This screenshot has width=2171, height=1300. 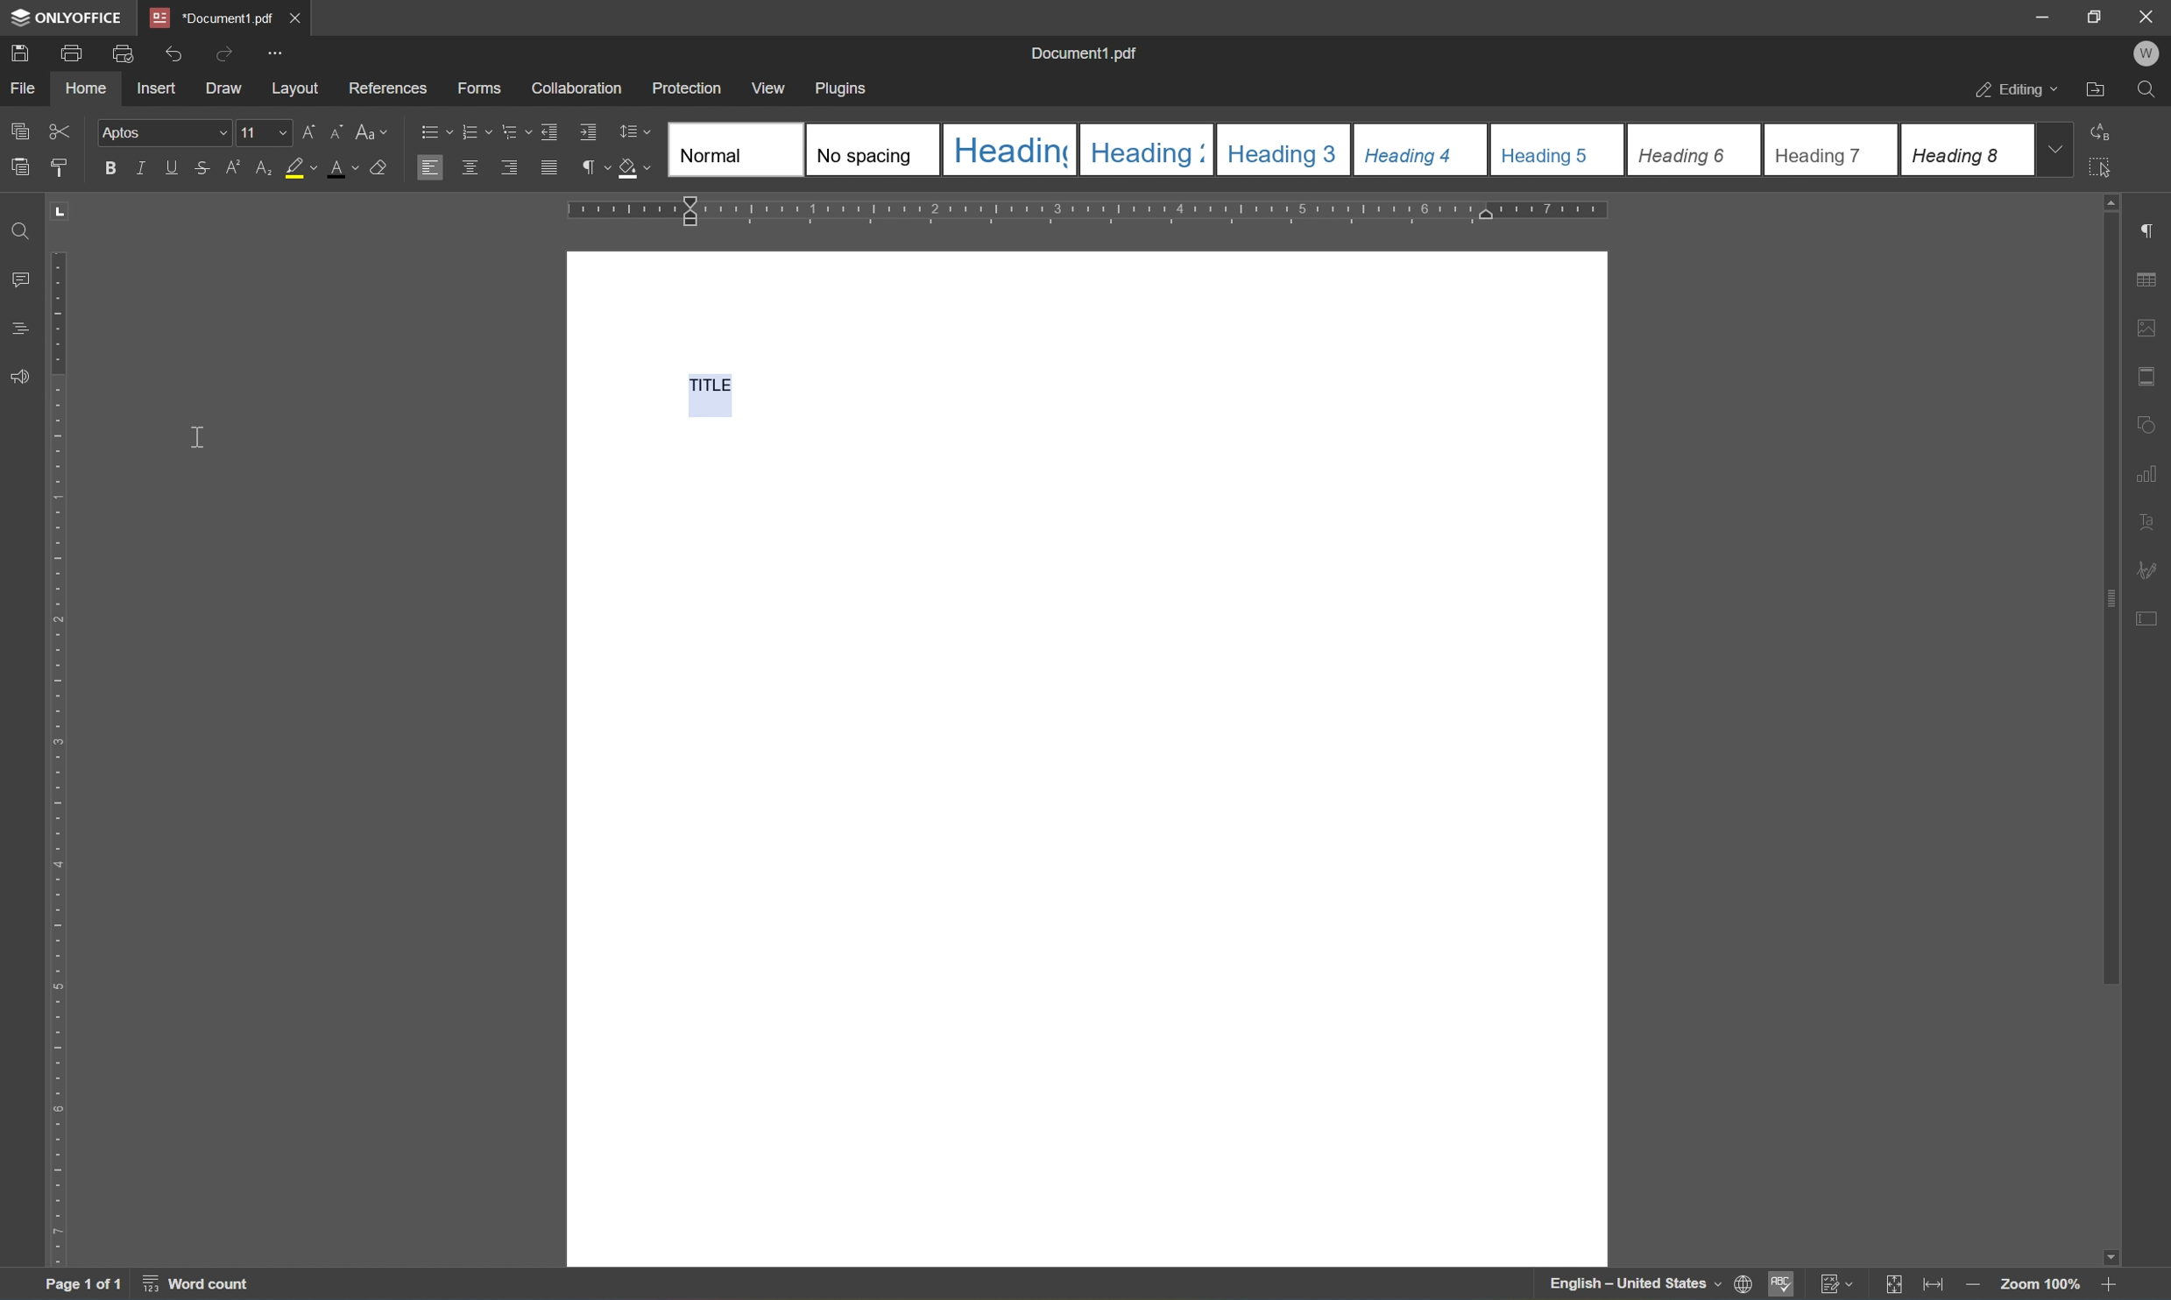 What do you see at coordinates (2041, 18) in the screenshot?
I see `minimize` at bounding box center [2041, 18].